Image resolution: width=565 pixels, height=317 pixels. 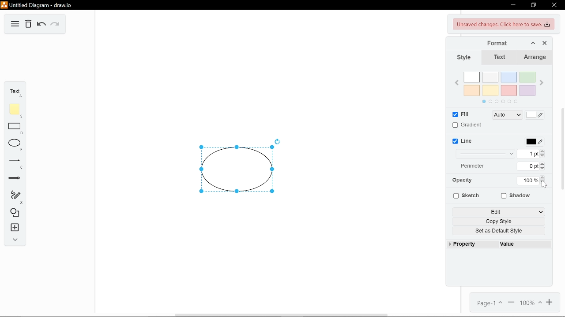 What do you see at coordinates (468, 125) in the screenshot?
I see `Gradient` at bounding box center [468, 125].